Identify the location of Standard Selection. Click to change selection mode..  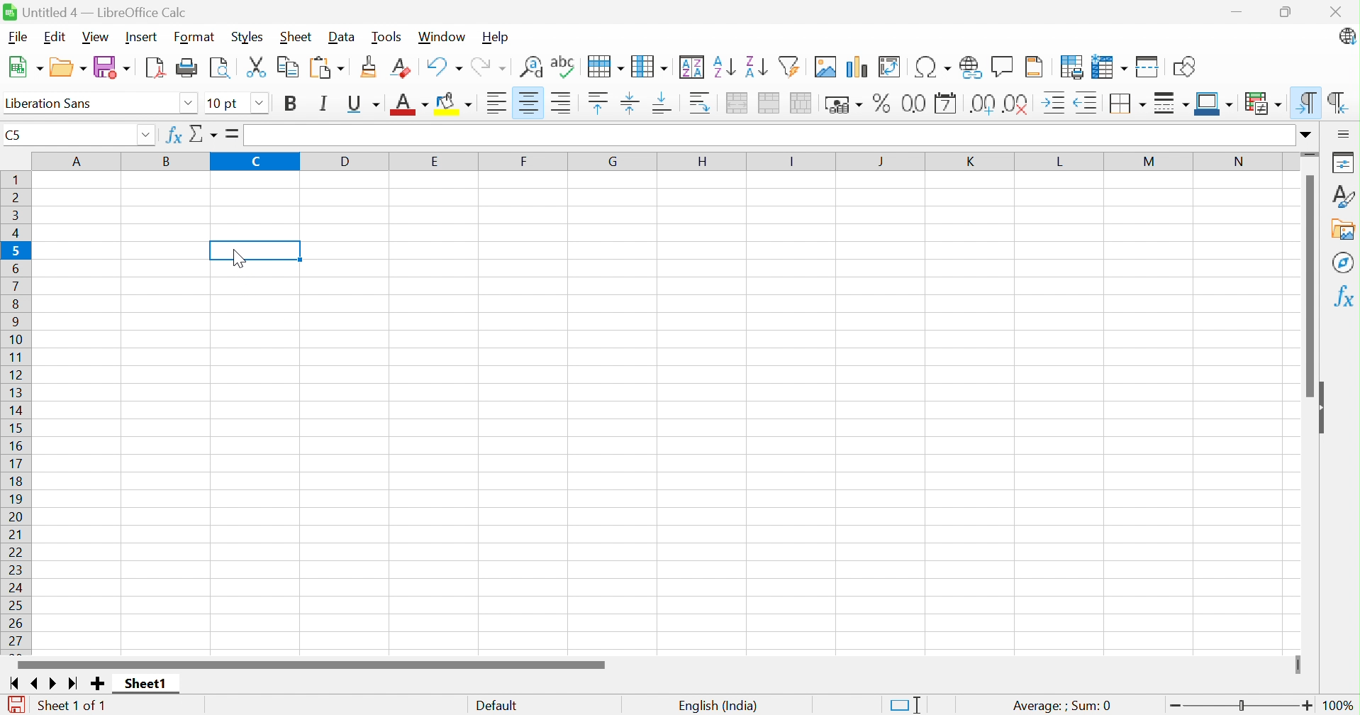
(904, 703).